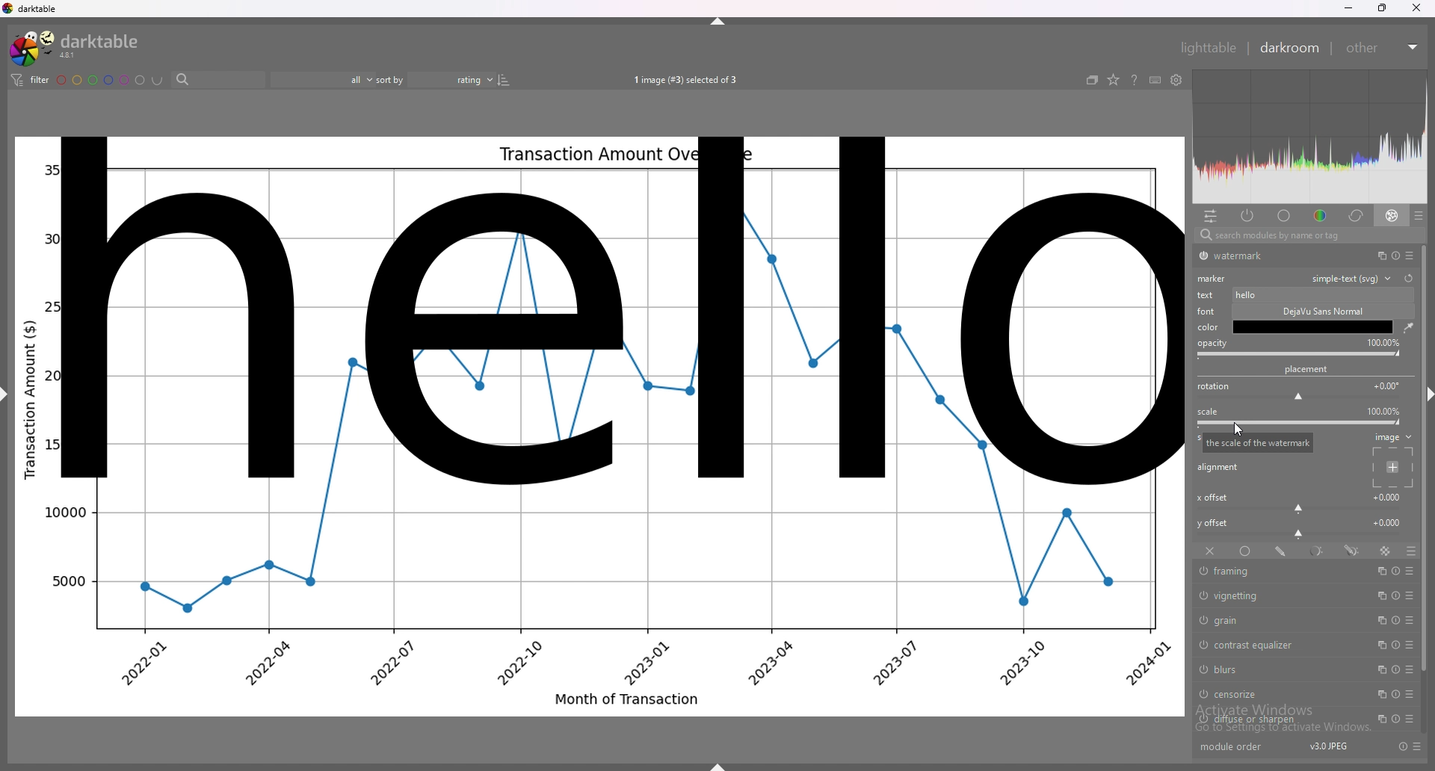 This screenshot has width=1435, height=771. Describe the element at coordinates (1393, 645) in the screenshot. I see `reset` at that location.